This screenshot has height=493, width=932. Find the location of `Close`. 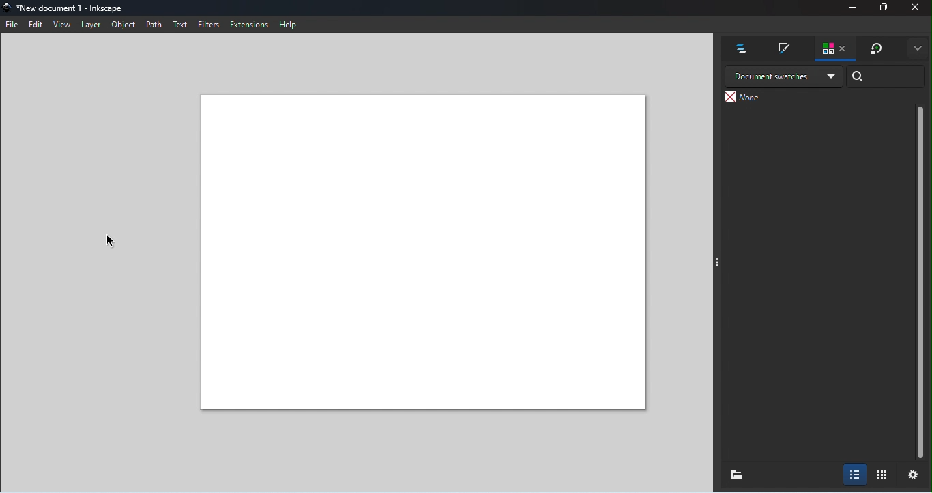

Close is located at coordinates (918, 6).